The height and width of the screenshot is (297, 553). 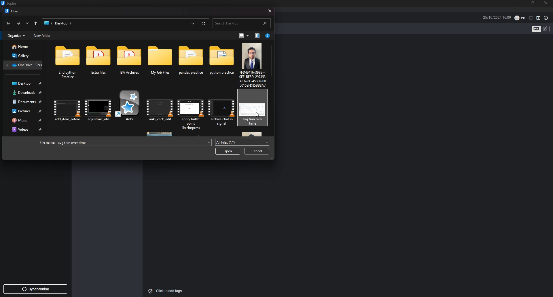 What do you see at coordinates (220, 63) in the screenshot?
I see `Python practice` at bounding box center [220, 63].